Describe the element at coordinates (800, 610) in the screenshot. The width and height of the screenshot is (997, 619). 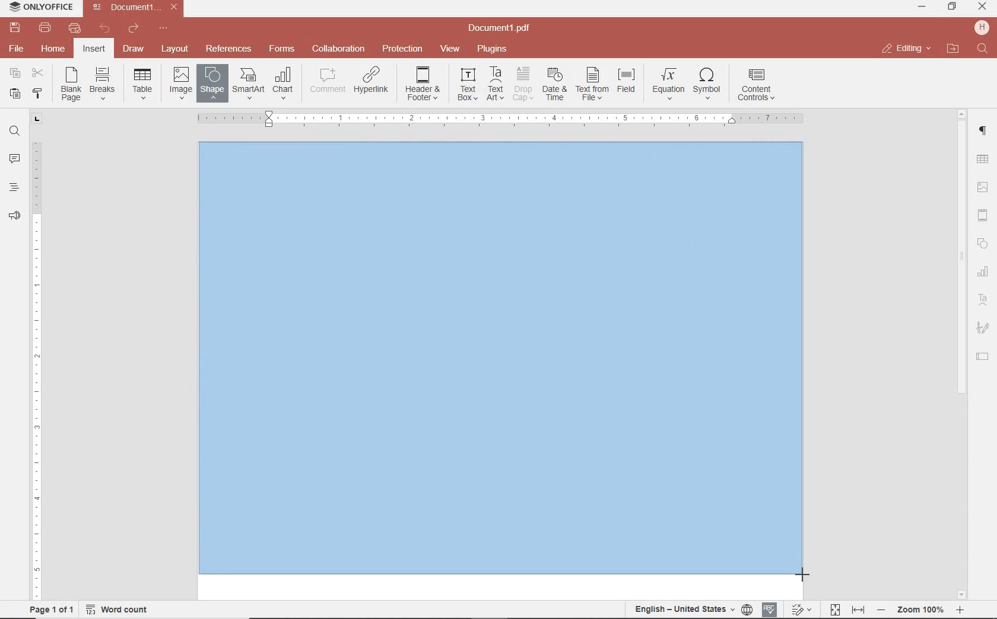
I see `track change` at that location.